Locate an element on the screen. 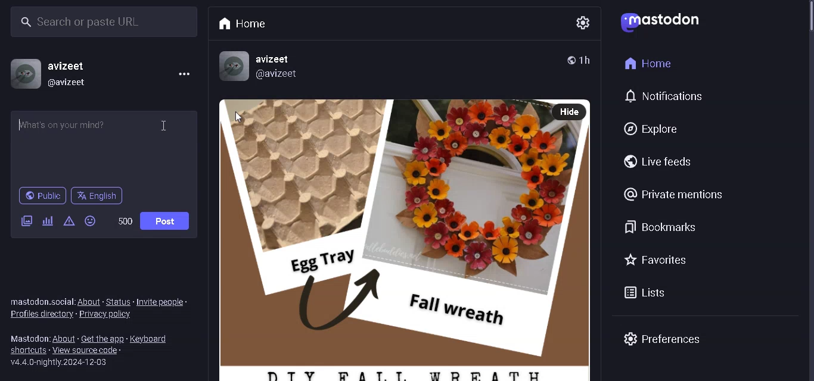 Image resolution: width=814 pixels, height=381 pixels. LISTS is located at coordinates (641, 295).